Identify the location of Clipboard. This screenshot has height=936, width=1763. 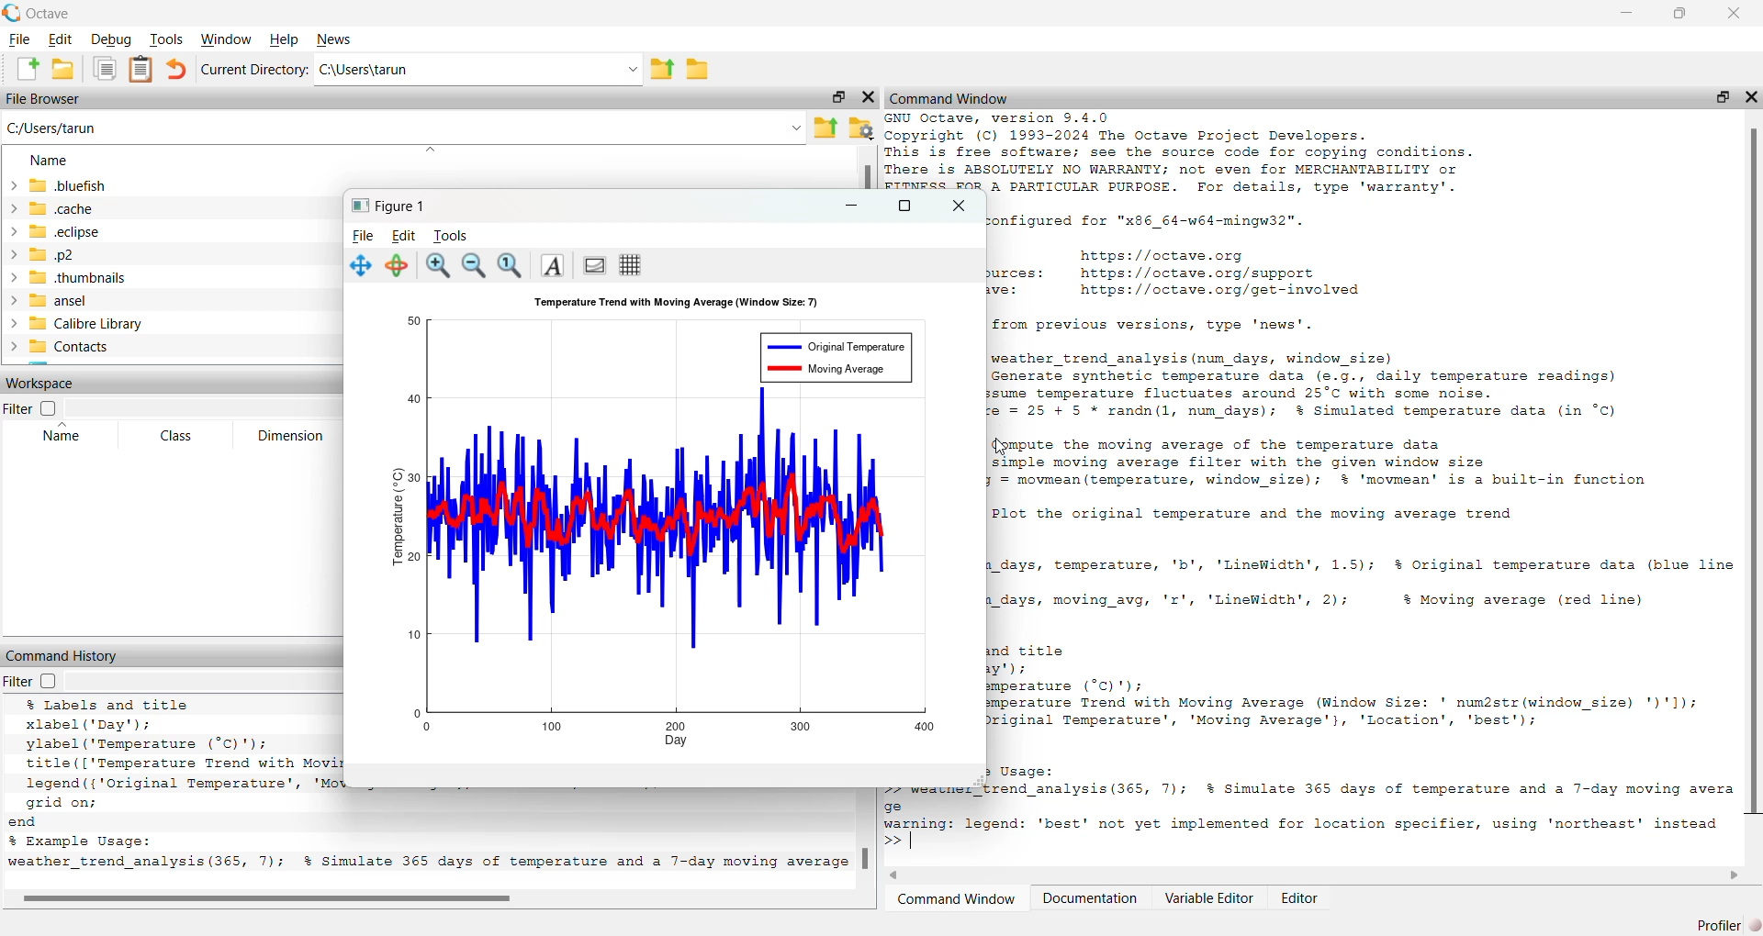
(139, 70).